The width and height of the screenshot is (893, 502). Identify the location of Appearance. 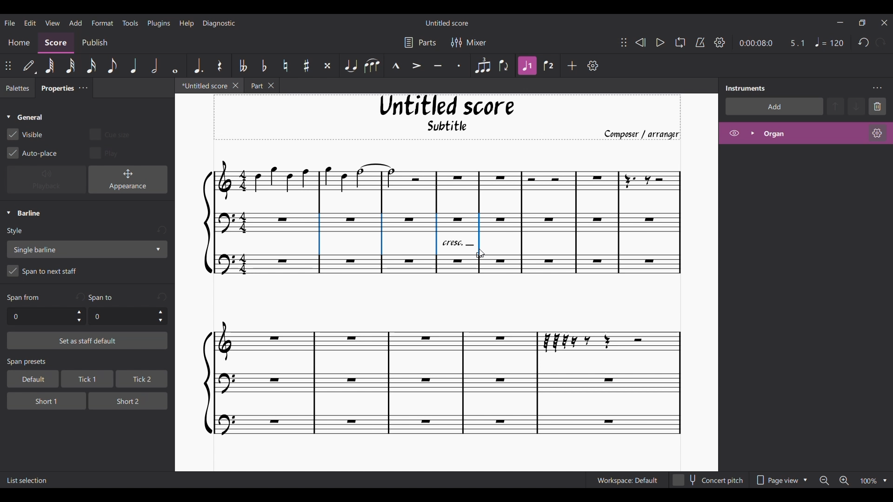
(128, 179).